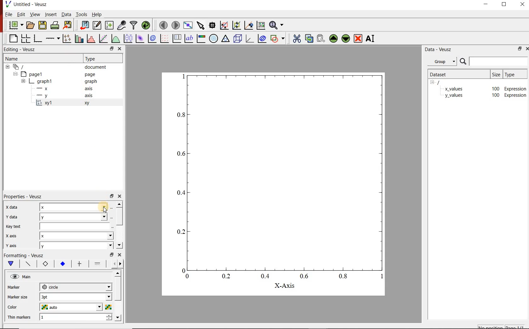 The height and width of the screenshot is (329, 529). I want to click on name, so click(13, 59).